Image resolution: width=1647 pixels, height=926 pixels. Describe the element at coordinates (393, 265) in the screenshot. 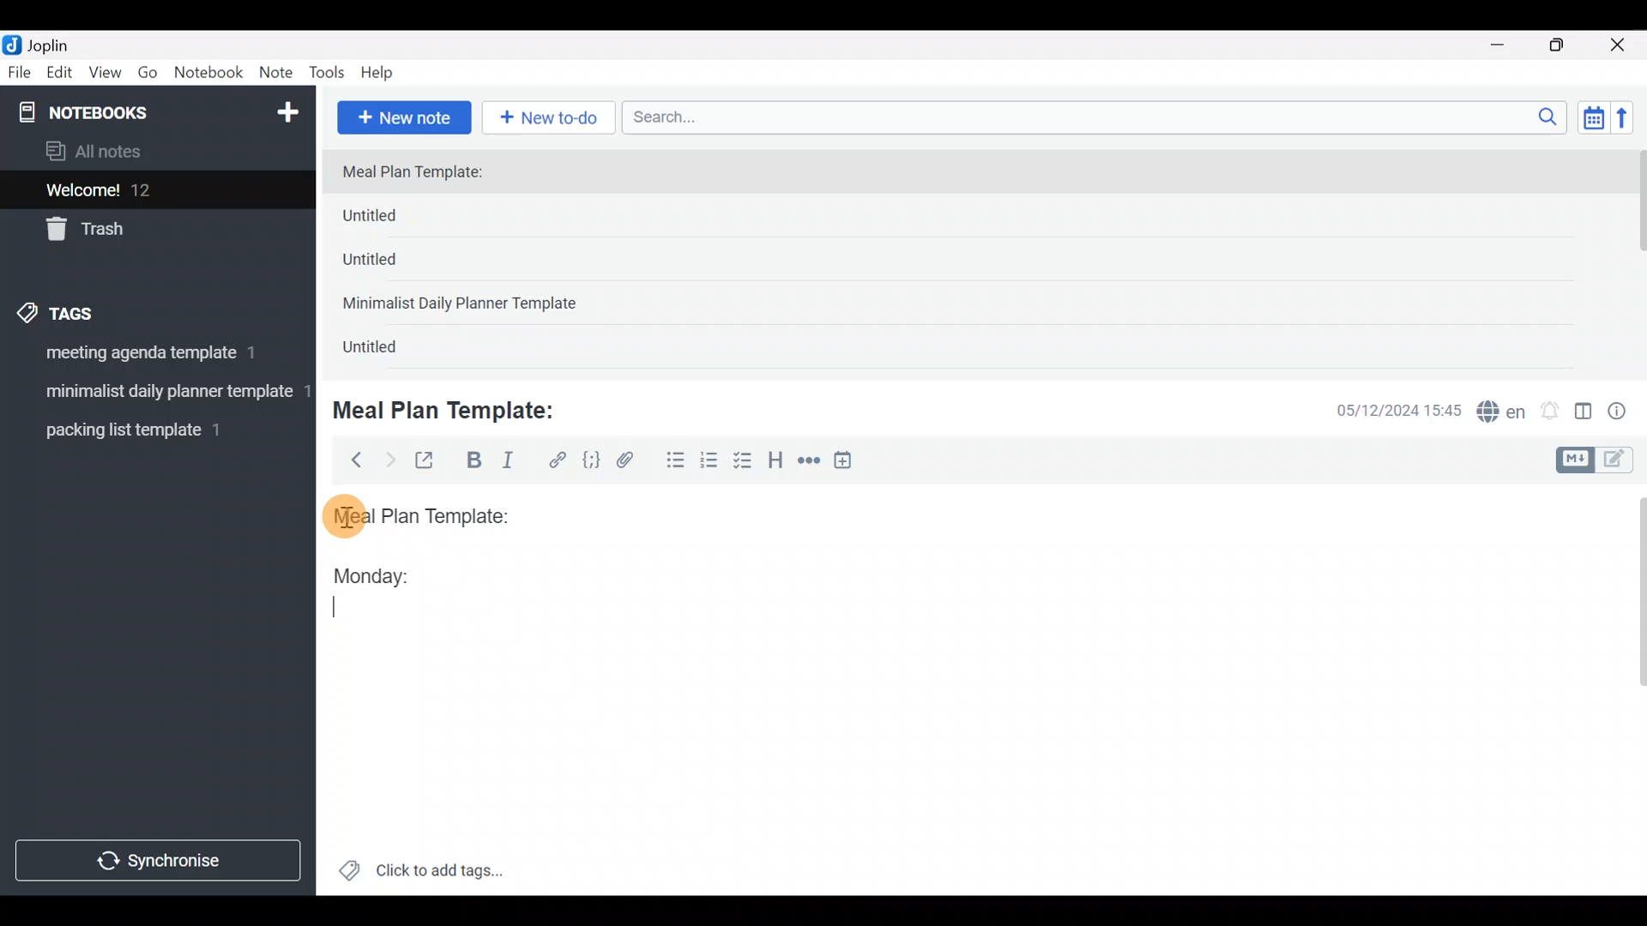

I see `Untitled` at that location.